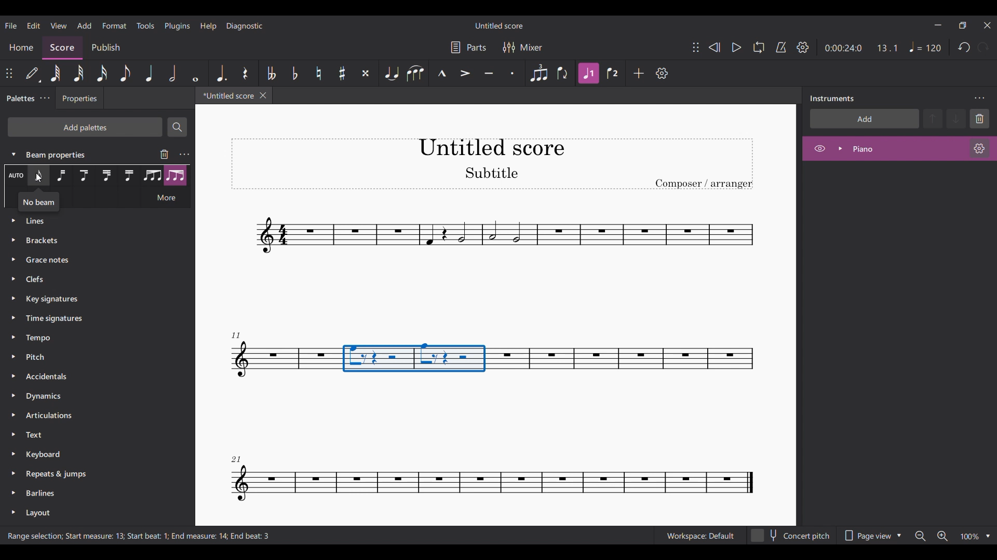 The image size is (997, 560). What do you see at coordinates (934, 118) in the screenshot?
I see `Move selected instrument up` at bounding box center [934, 118].